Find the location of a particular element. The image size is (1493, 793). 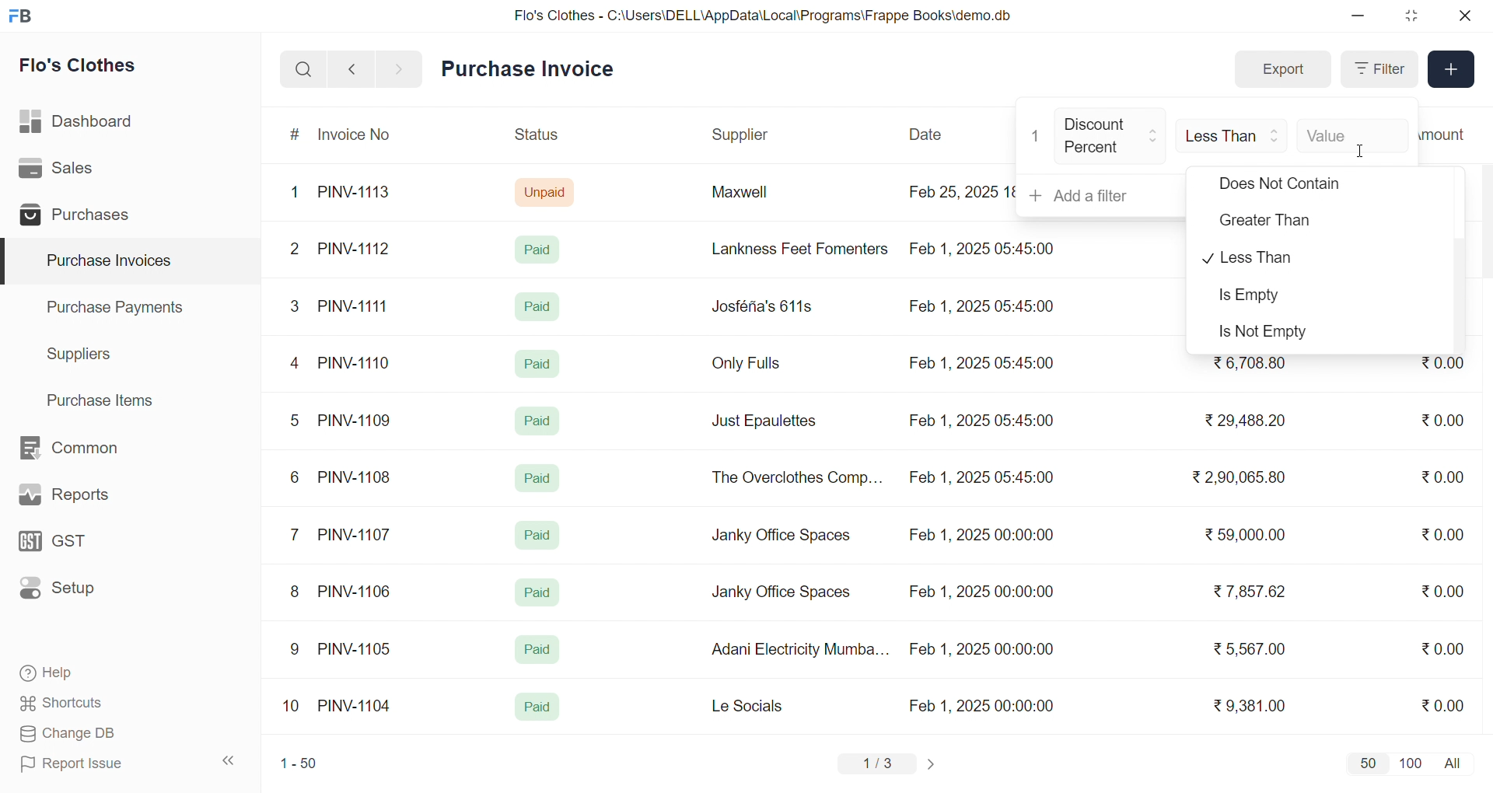

change page is located at coordinates (933, 763).